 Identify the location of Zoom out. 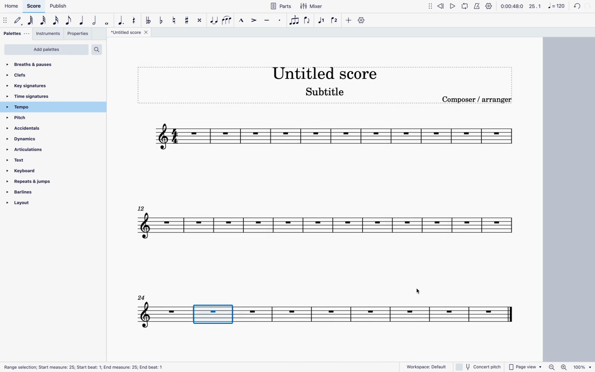
(551, 367).